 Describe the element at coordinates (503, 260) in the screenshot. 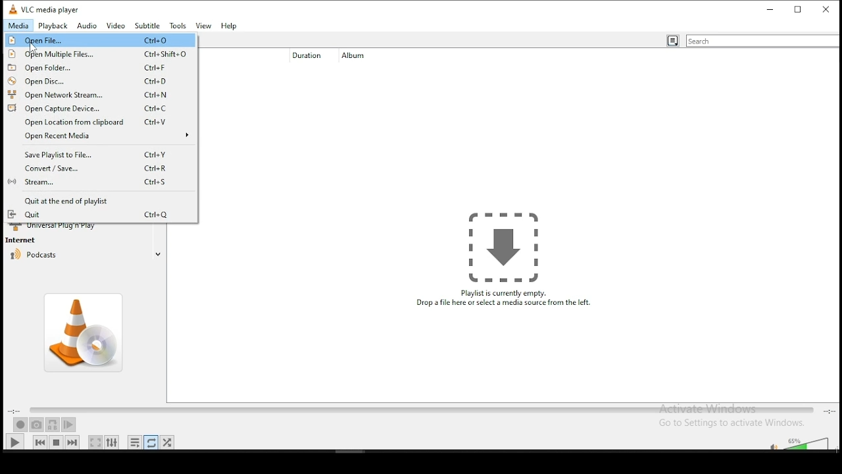

I see `Play list is currently empty. Drop a file here or select a media source from left` at that location.